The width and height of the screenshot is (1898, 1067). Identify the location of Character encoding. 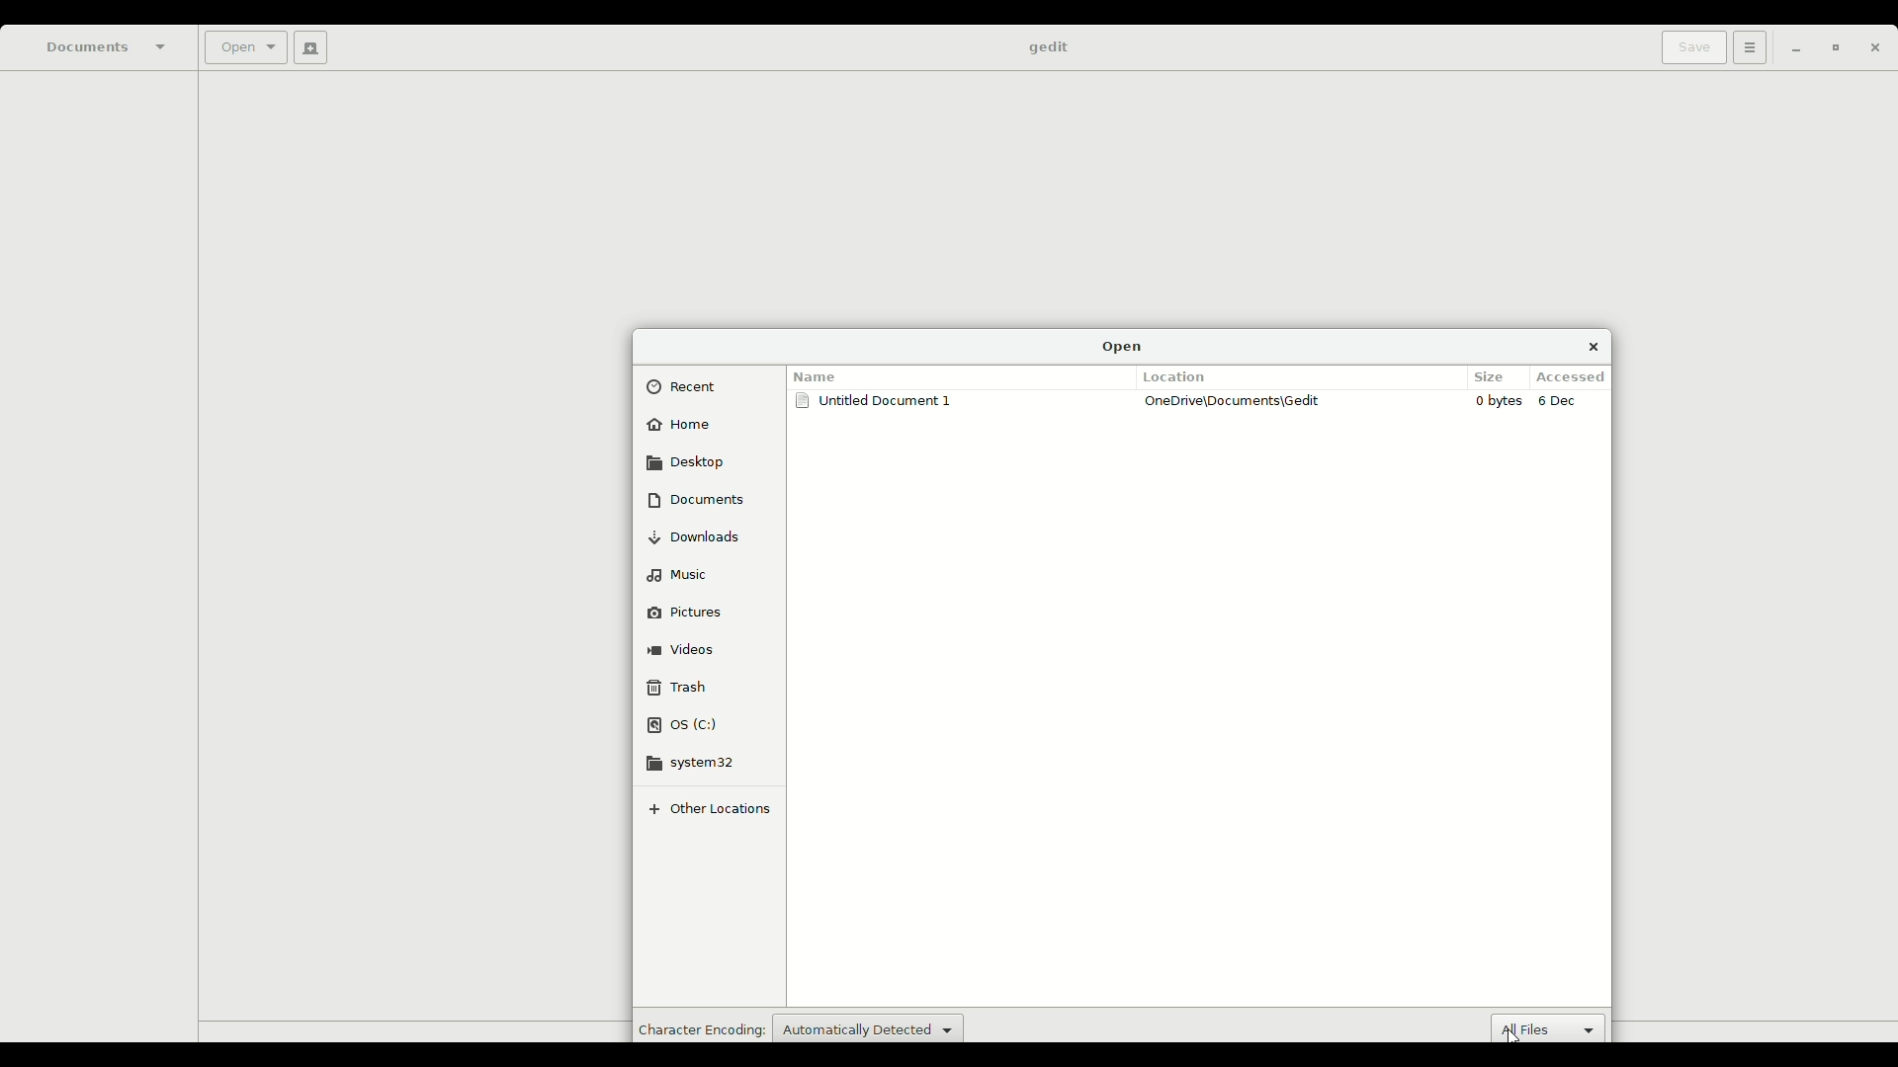
(699, 1028).